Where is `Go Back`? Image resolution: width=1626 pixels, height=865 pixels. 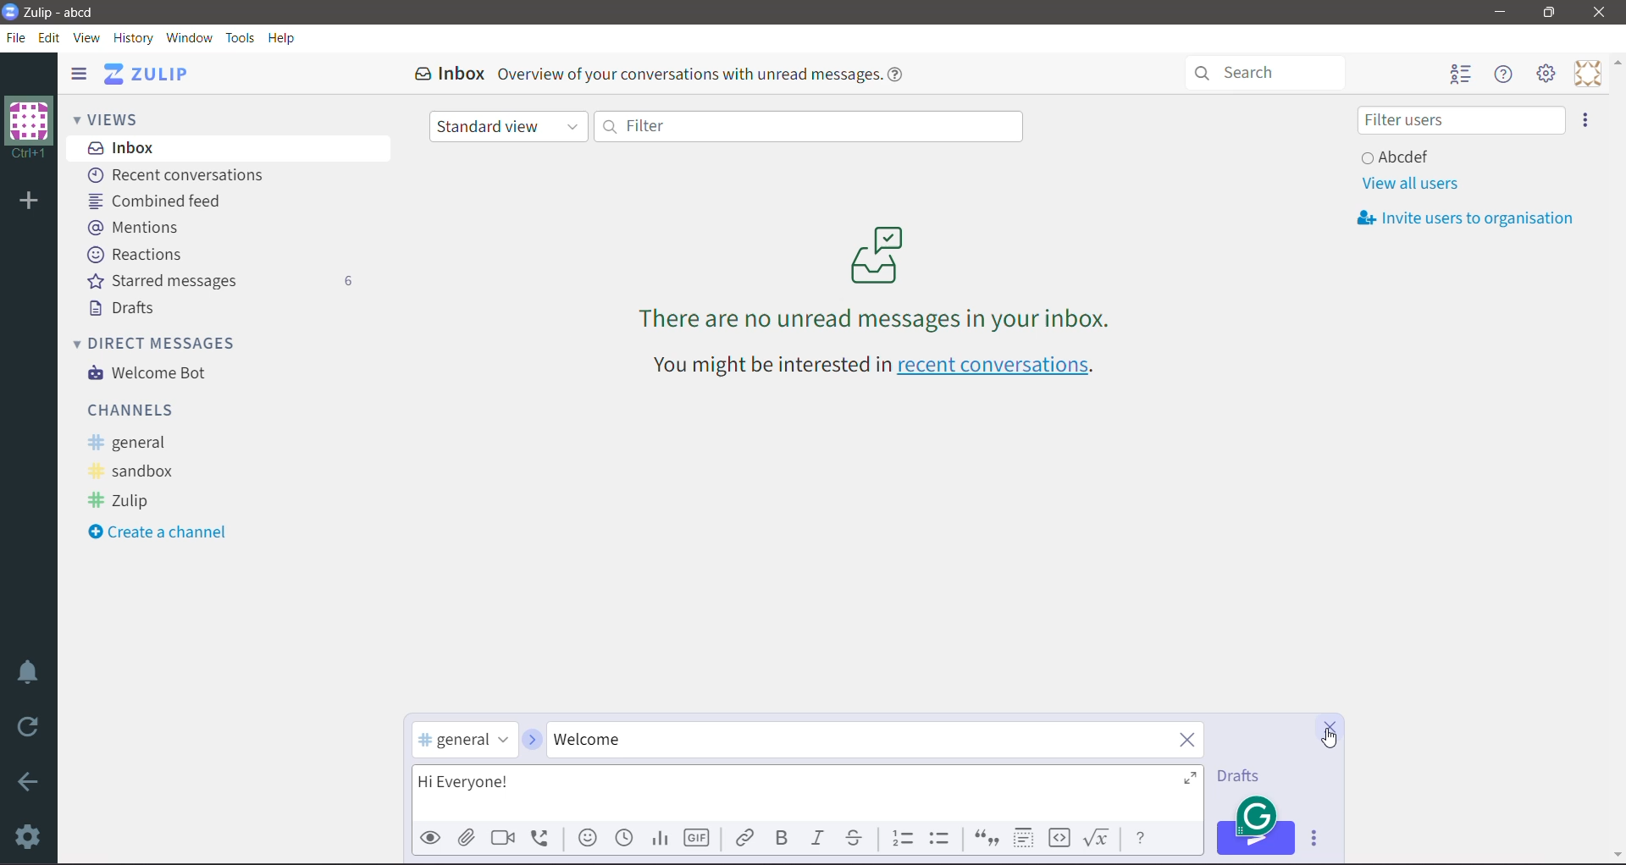 Go Back is located at coordinates (29, 781).